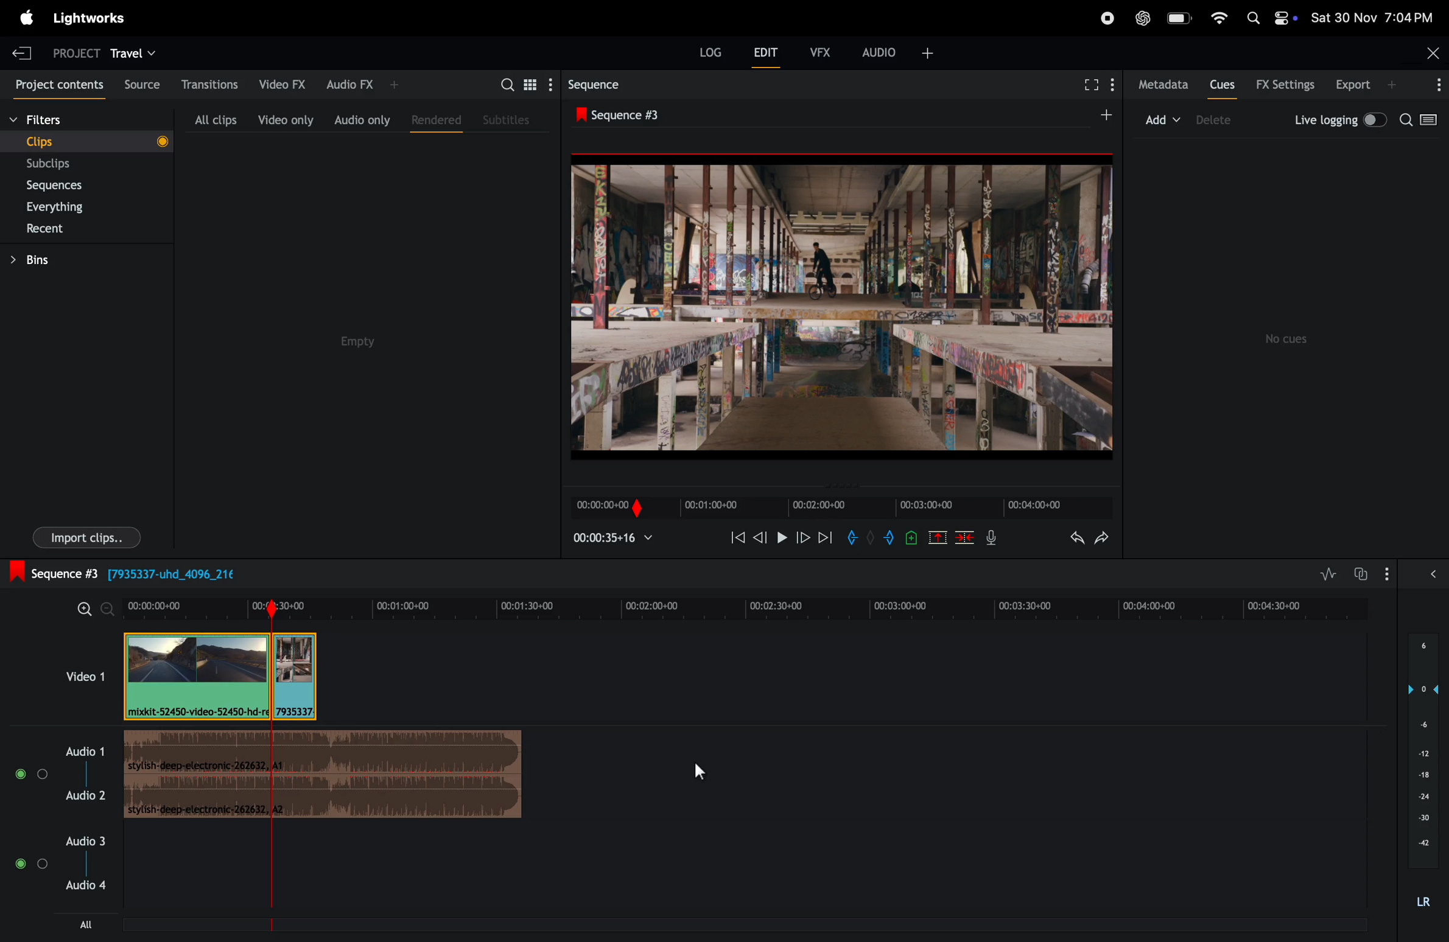  I want to click on bins, so click(49, 259).